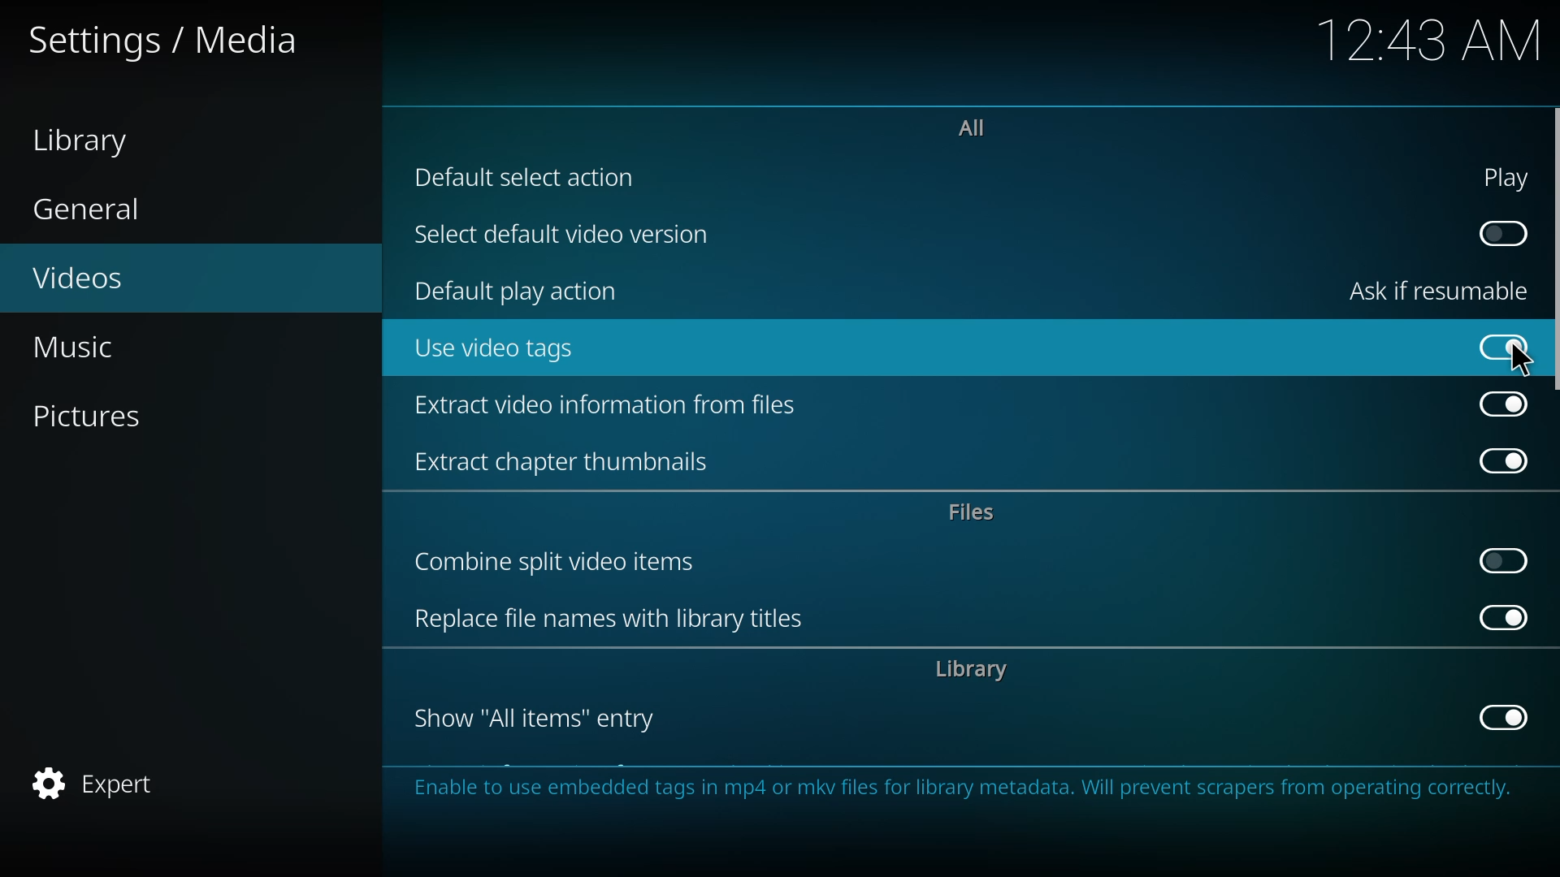 The image size is (1560, 877). I want to click on enabled, so click(1506, 346).